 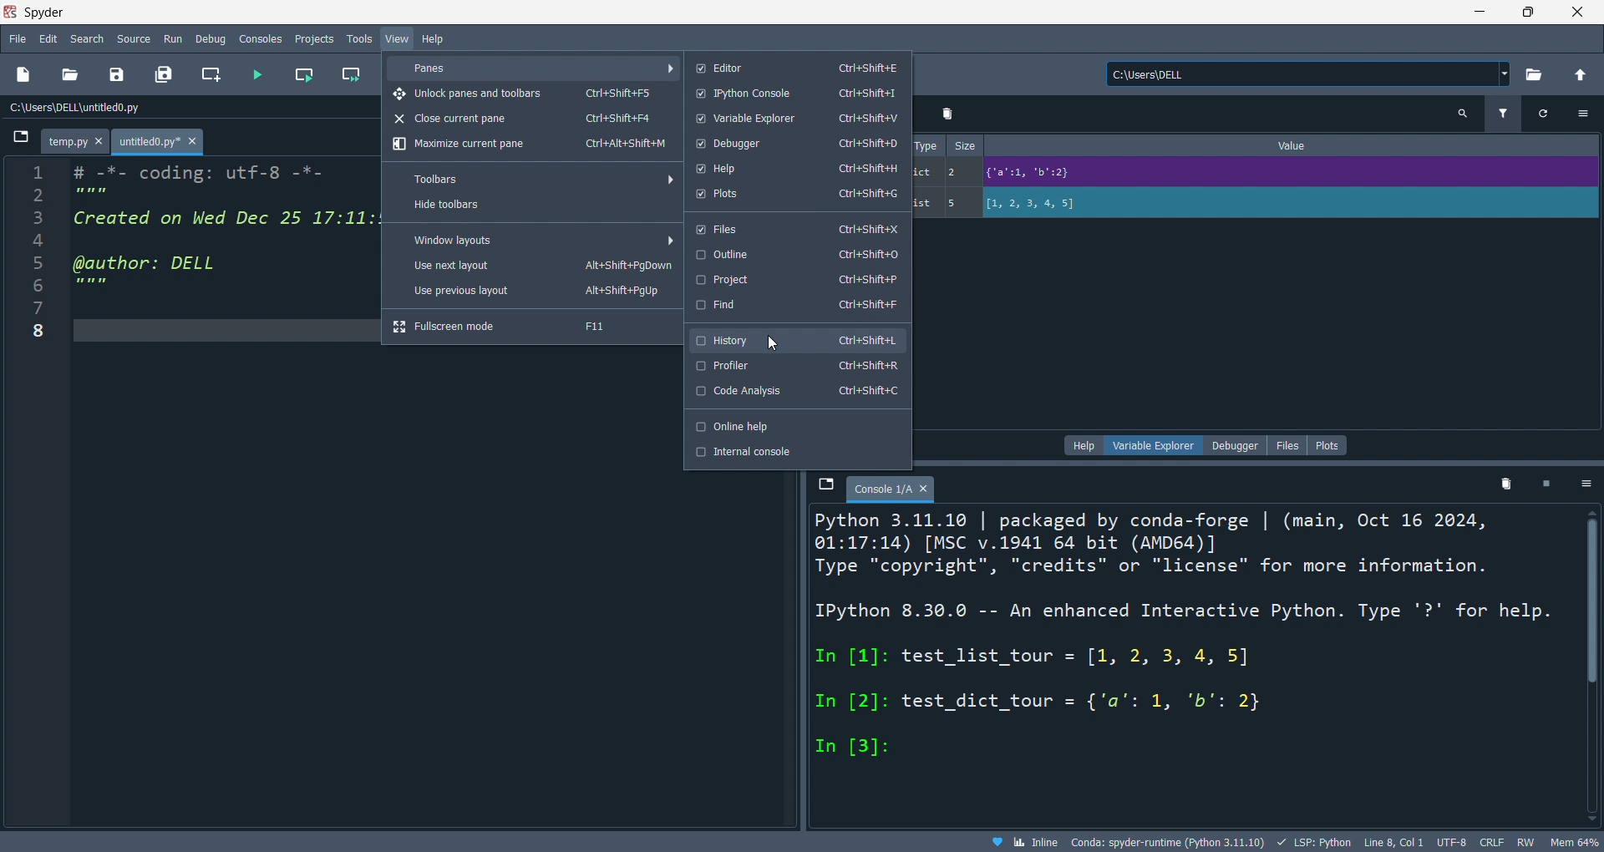 What do you see at coordinates (1529, 11) in the screenshot?
I see `maximize` at bounding box center [1529, 11].